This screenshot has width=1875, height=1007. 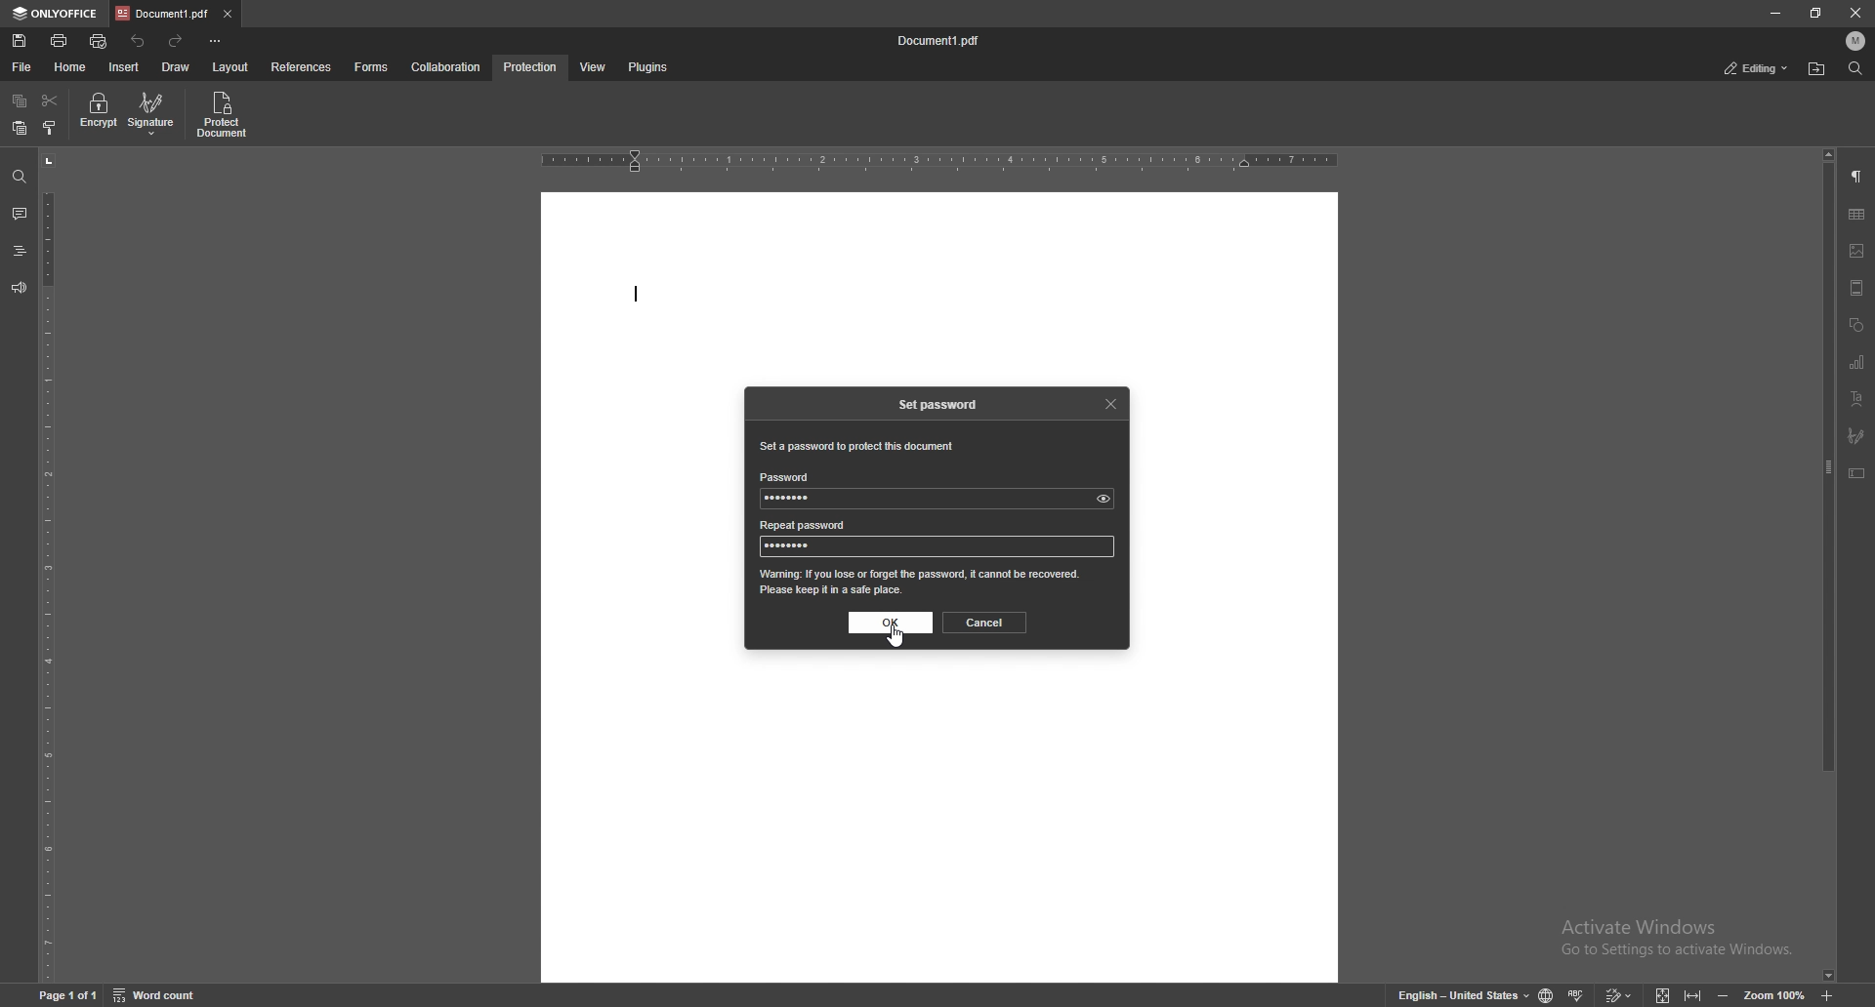 I want to click on cursor, so click(x=894, y=637).